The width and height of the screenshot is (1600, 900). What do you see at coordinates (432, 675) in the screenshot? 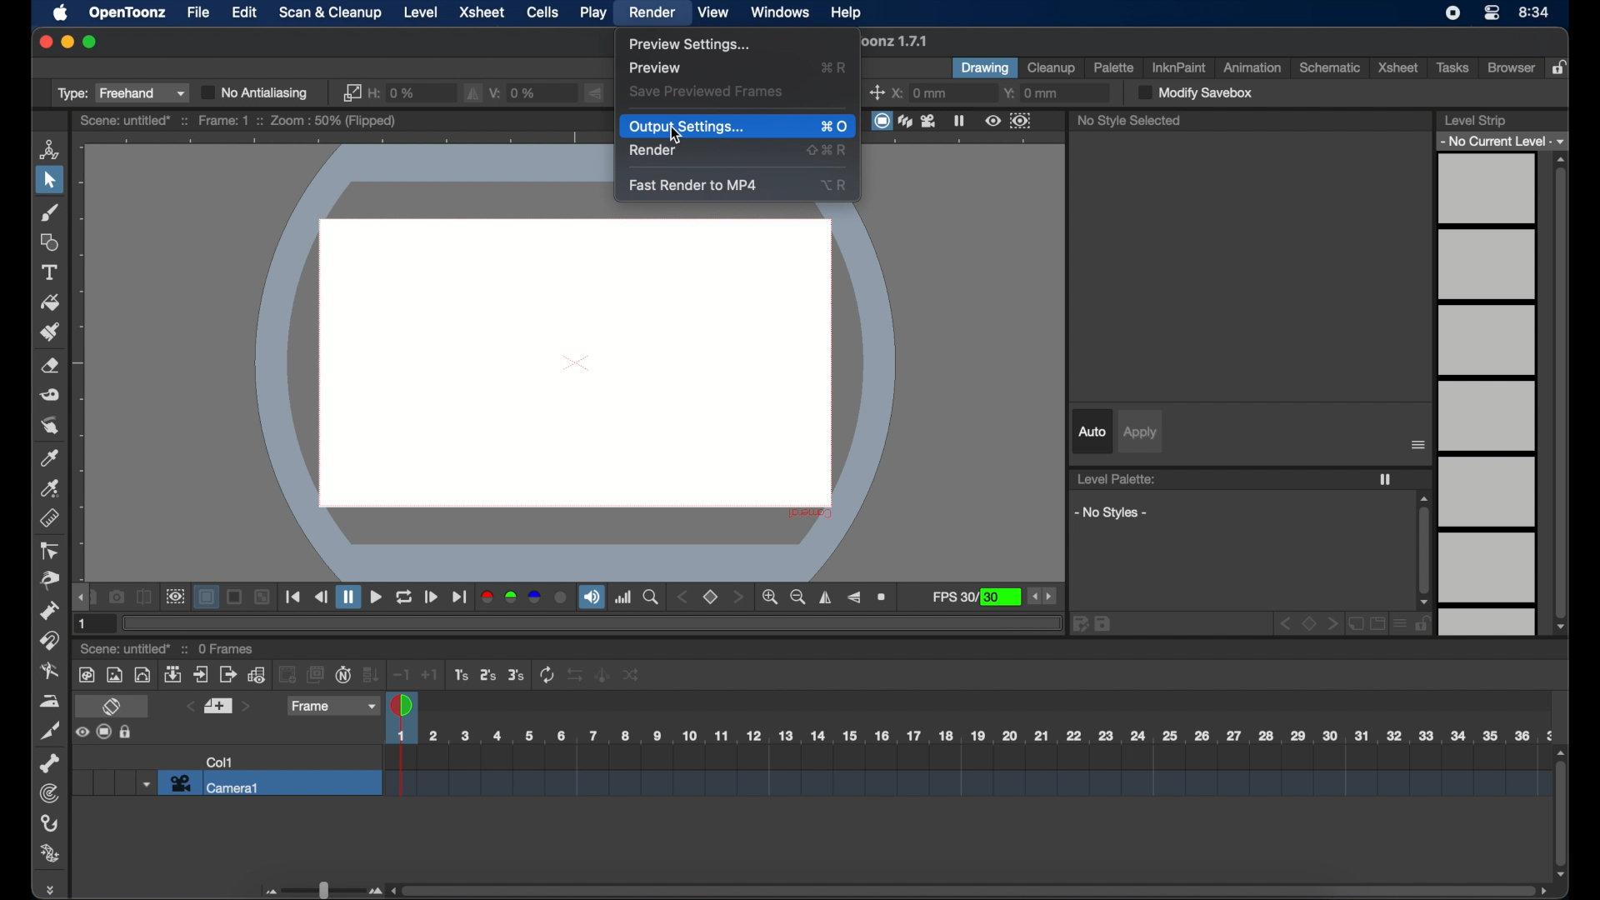
I see `` at bounding box center [432, 675].